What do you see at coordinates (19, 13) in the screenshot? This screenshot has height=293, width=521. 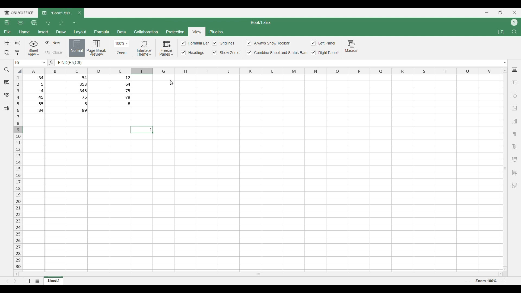 I see `Software logo and name: onlyoffice` at bounding box center [19, 13].